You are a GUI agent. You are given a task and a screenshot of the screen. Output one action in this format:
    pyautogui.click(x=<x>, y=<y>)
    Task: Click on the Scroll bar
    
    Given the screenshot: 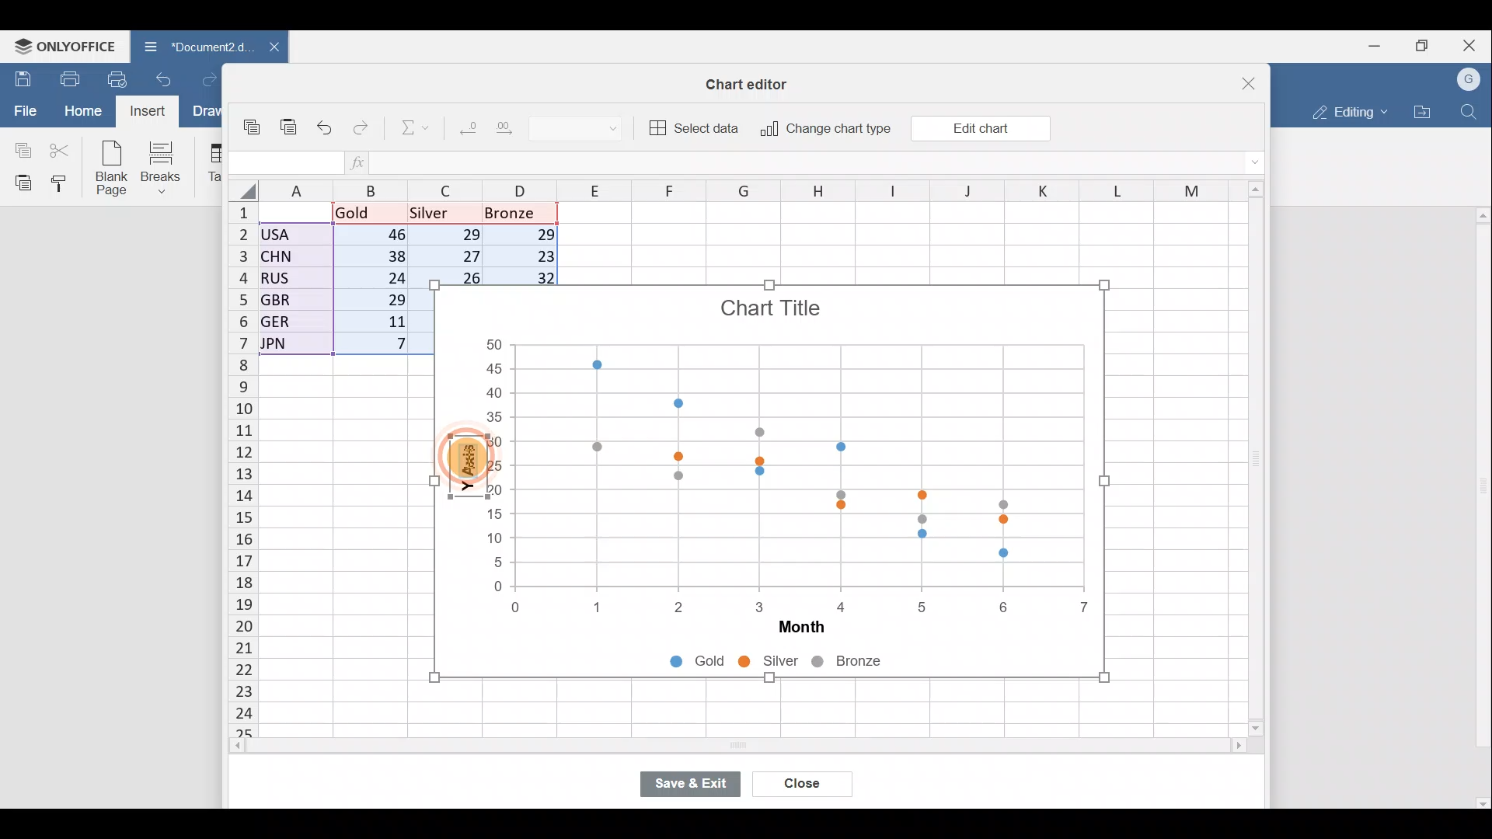 What is the action you would take?
    pyautogui.click(x=1480, y=507)
    